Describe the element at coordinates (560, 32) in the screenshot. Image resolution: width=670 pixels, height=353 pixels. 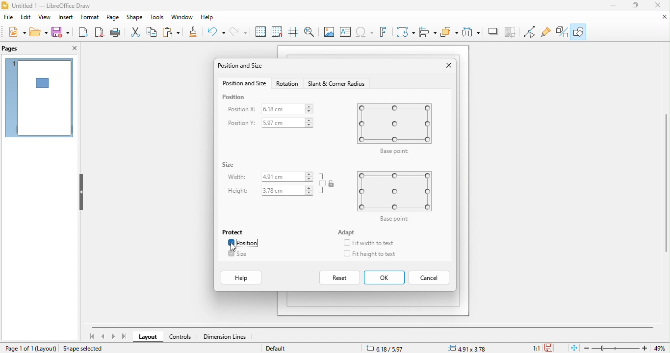
I see `toggle extrusion` at that location.